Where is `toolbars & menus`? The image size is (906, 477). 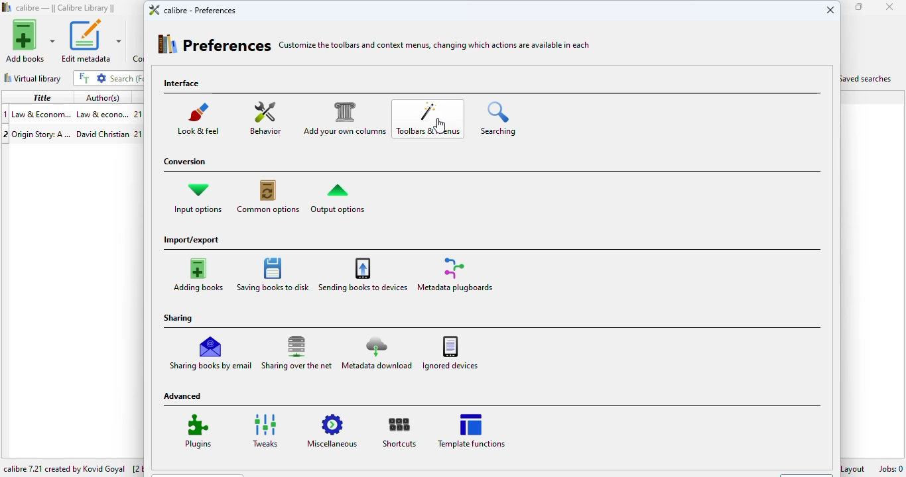 toolbars & menus is located at coordinates (429, 120).